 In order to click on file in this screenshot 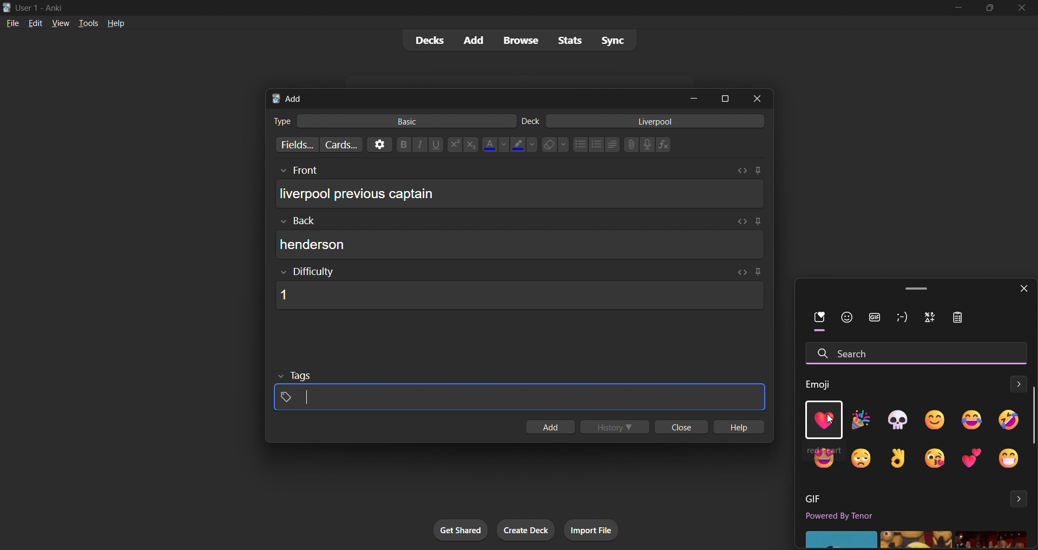, I will do `click(10, 23)`.